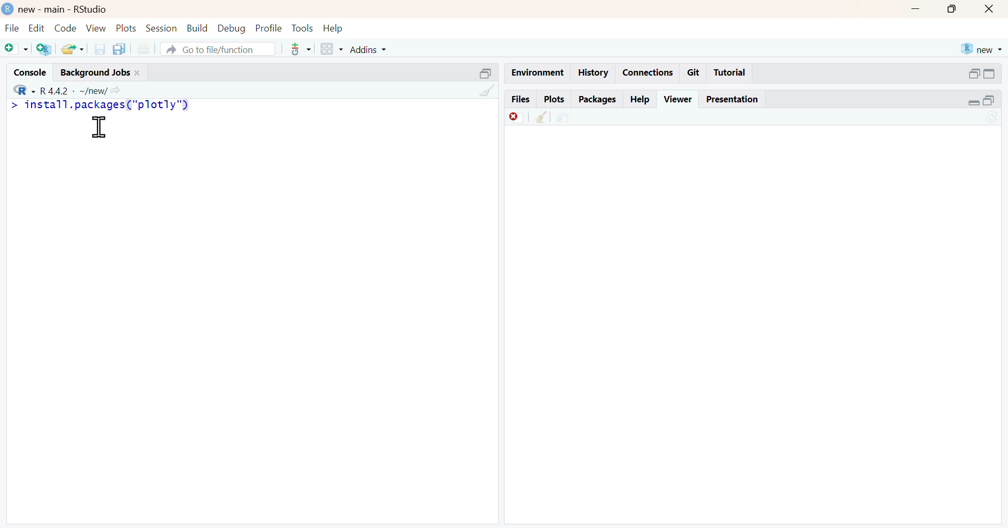  I want to click on logo, so click(6, 8).